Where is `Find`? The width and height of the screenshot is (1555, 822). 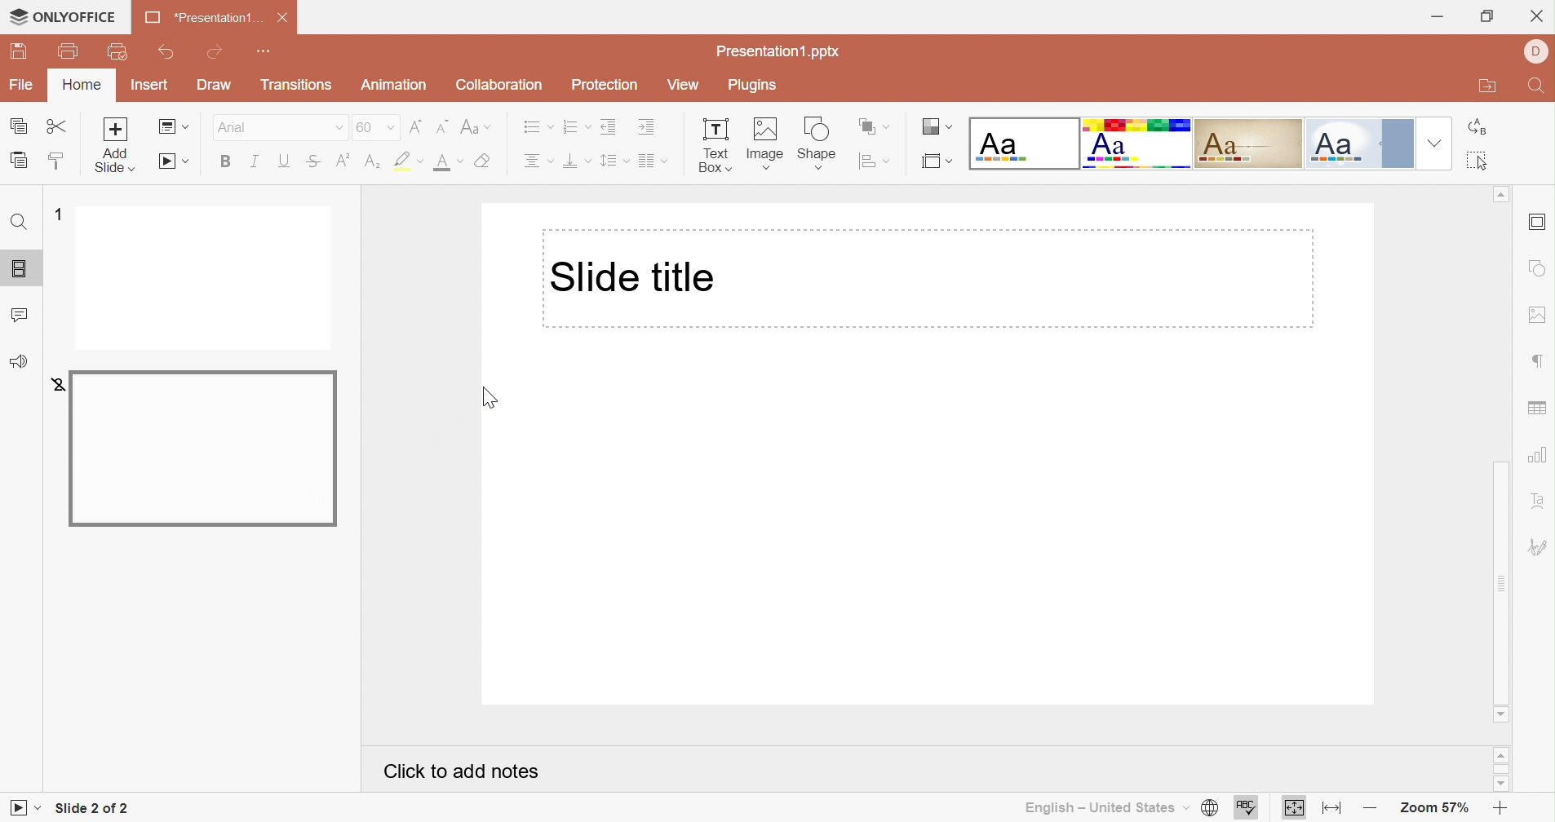 Find is located at coordinates (1538, 87).